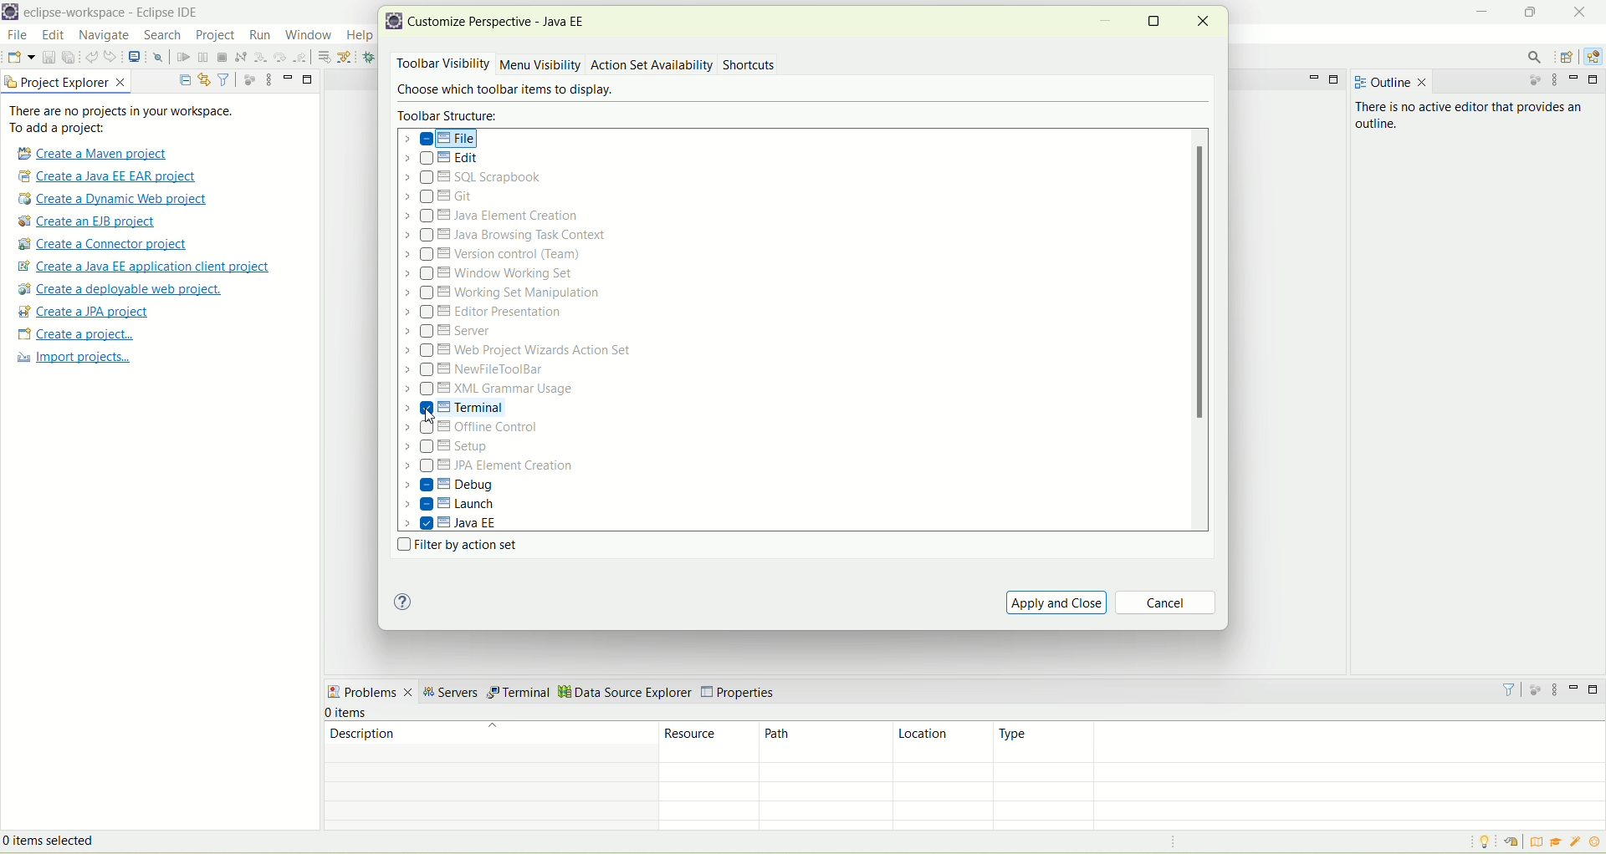 The height and width of the screenshot is (854, 1606). Describe the element at coordinates (1312, 78) in the screenshot. I see `minimize` at that location.